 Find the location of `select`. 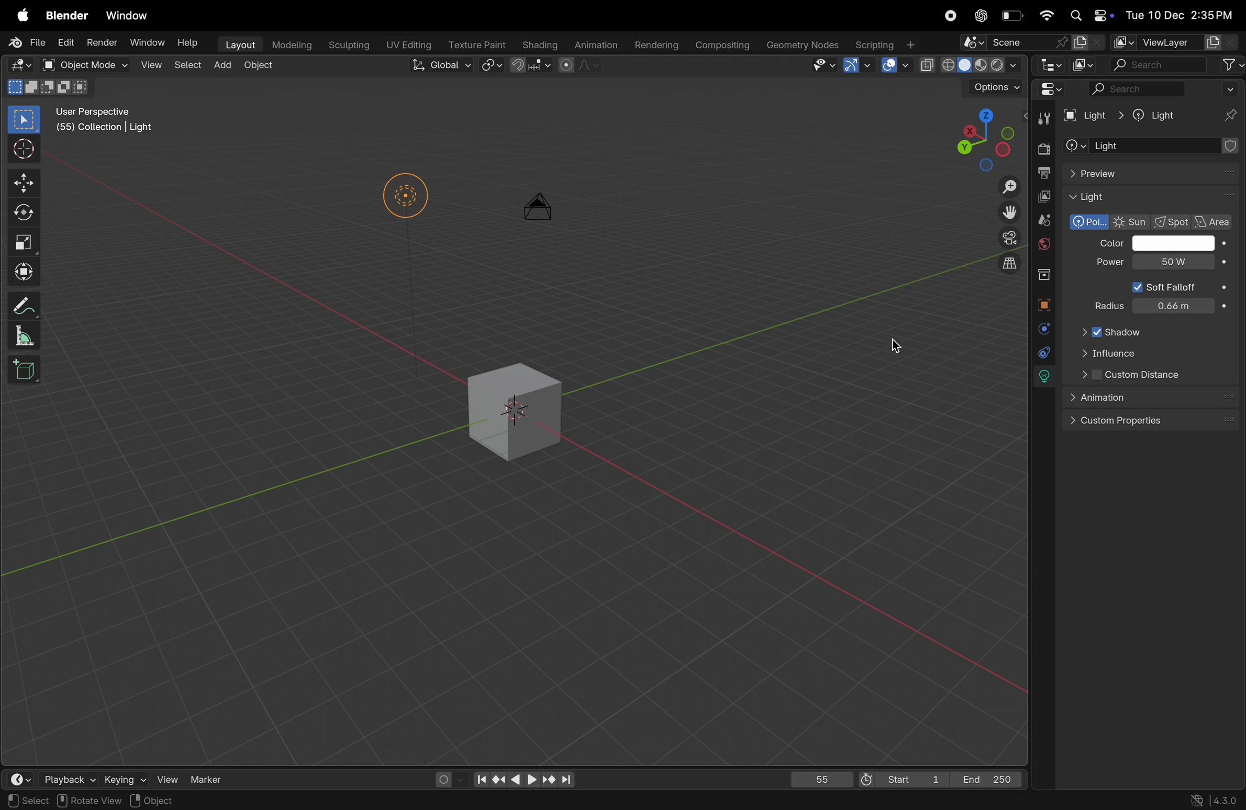

select is located at coordinates (25, 801).